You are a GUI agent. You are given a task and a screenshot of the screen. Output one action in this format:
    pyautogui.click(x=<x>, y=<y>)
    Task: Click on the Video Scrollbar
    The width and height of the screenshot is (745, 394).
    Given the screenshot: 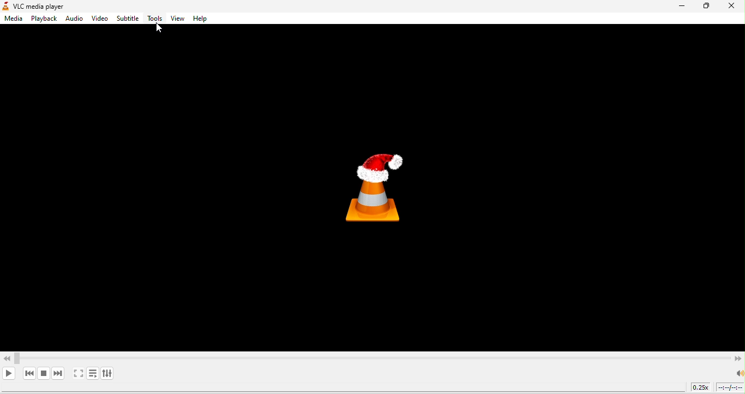 What is the action you would take?
    pyautogui.click(x=372, y=356)
    